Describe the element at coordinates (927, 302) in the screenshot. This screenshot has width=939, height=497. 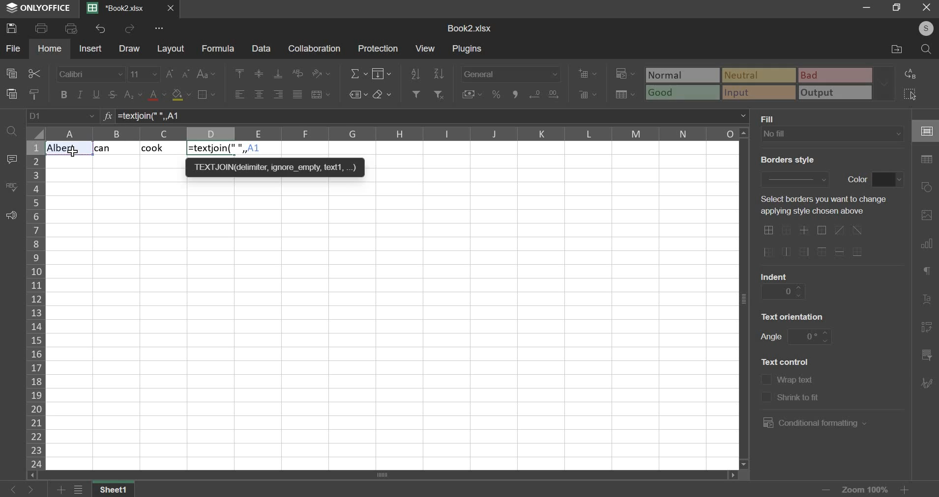
I see `text art` at that location.